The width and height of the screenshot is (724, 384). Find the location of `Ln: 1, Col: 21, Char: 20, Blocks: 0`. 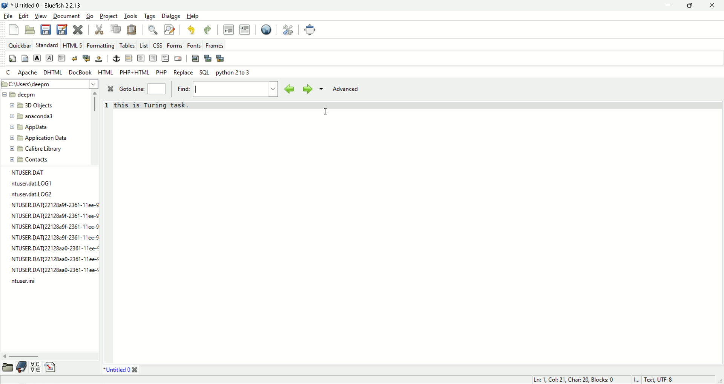

Ln: 1, Col: 21, Char: 20, Blocks: 0 is located at coordinates (572, 378).